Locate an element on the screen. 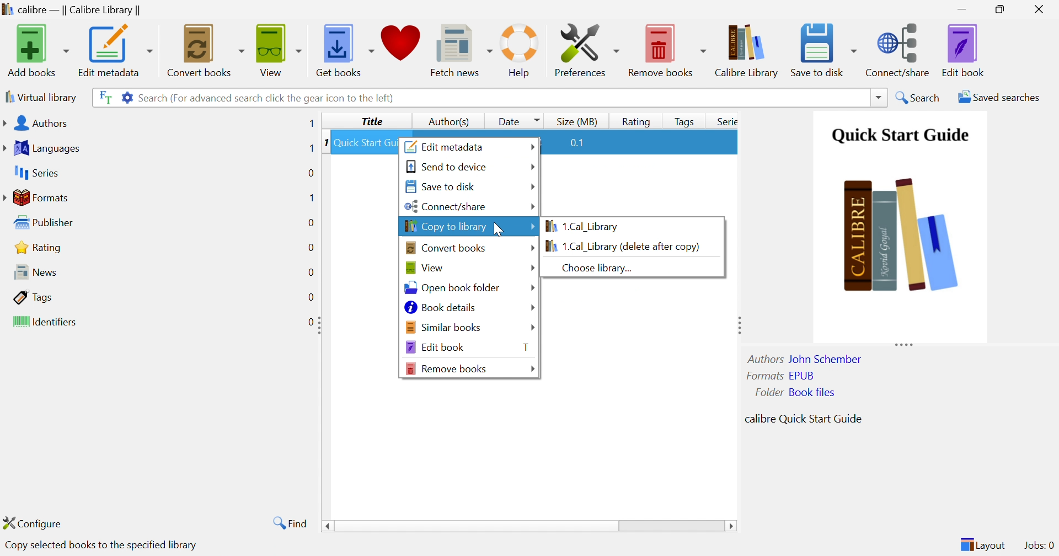 The image size is (1059, 556). Layout is located at coordinates (982, 544).